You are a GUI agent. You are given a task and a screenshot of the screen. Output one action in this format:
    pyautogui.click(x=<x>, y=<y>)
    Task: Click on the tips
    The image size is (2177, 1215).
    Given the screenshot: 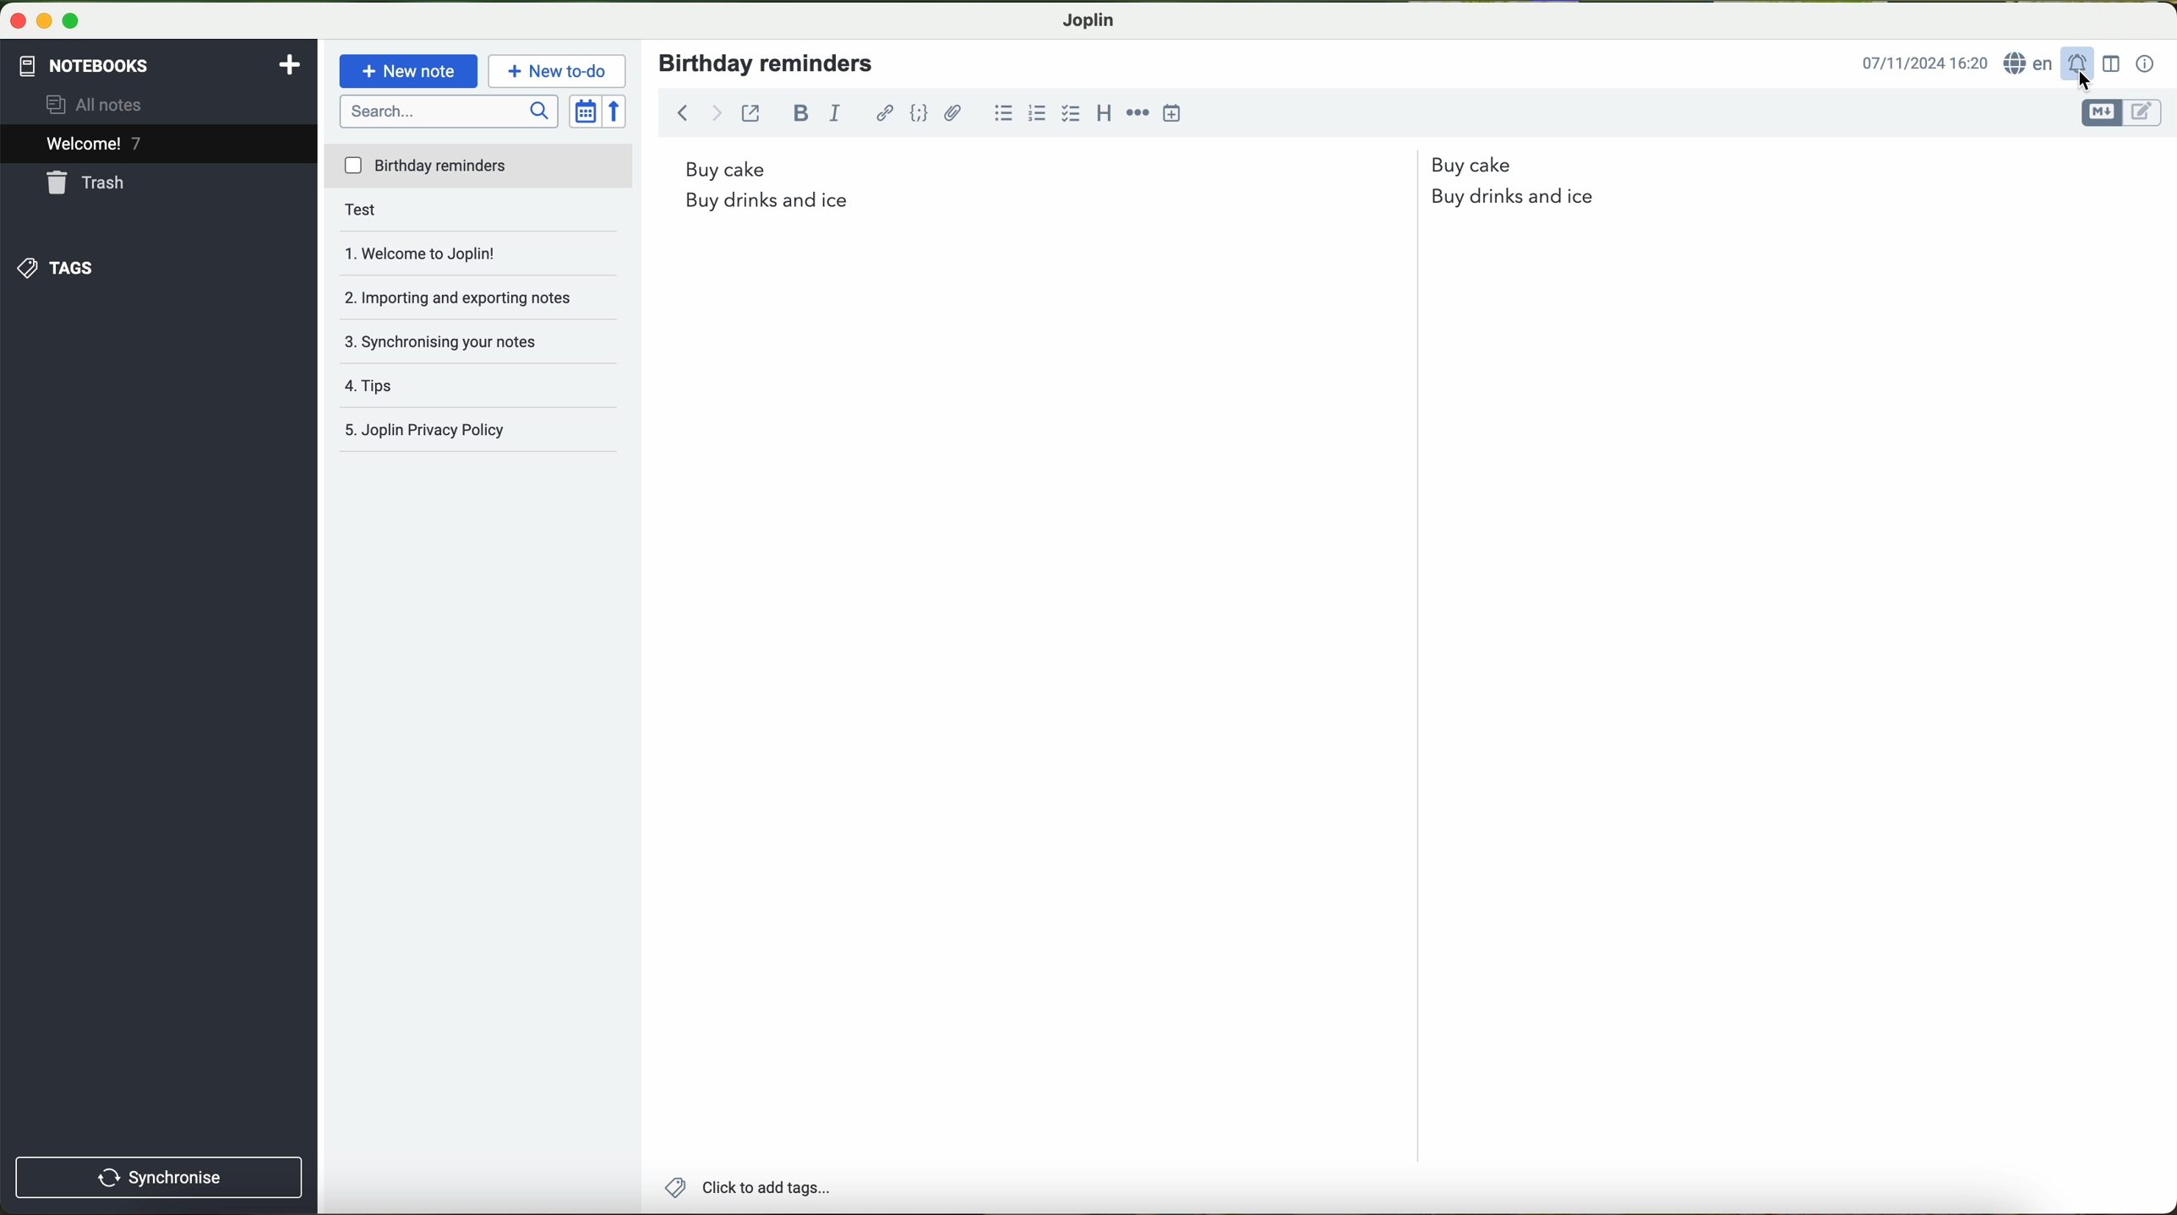 What is the action you would take?
    pyautogui.click(x=402, y=379)
    